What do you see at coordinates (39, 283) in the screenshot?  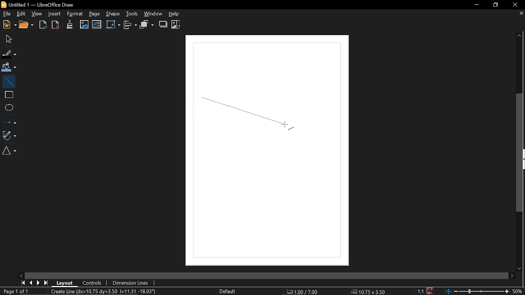 I see `NExt page` at bounding box center [39, 283].